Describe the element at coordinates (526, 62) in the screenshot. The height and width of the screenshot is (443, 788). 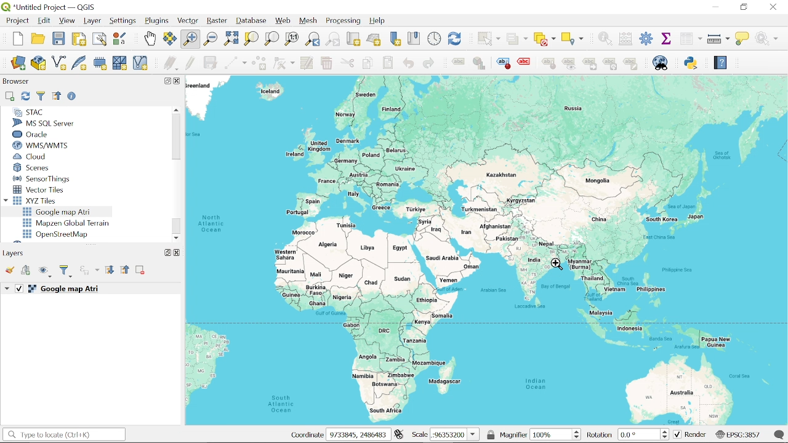
I see `Toggle display` at that location.